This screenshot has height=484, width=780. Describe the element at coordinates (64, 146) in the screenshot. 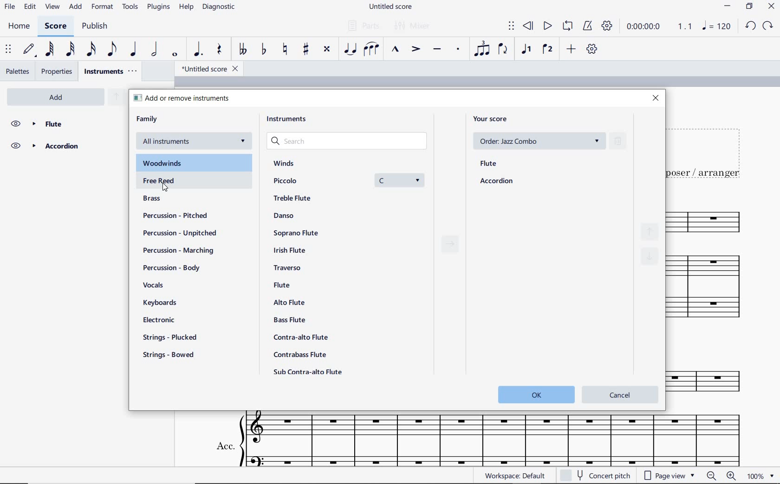

I see `Accordion` at that location.